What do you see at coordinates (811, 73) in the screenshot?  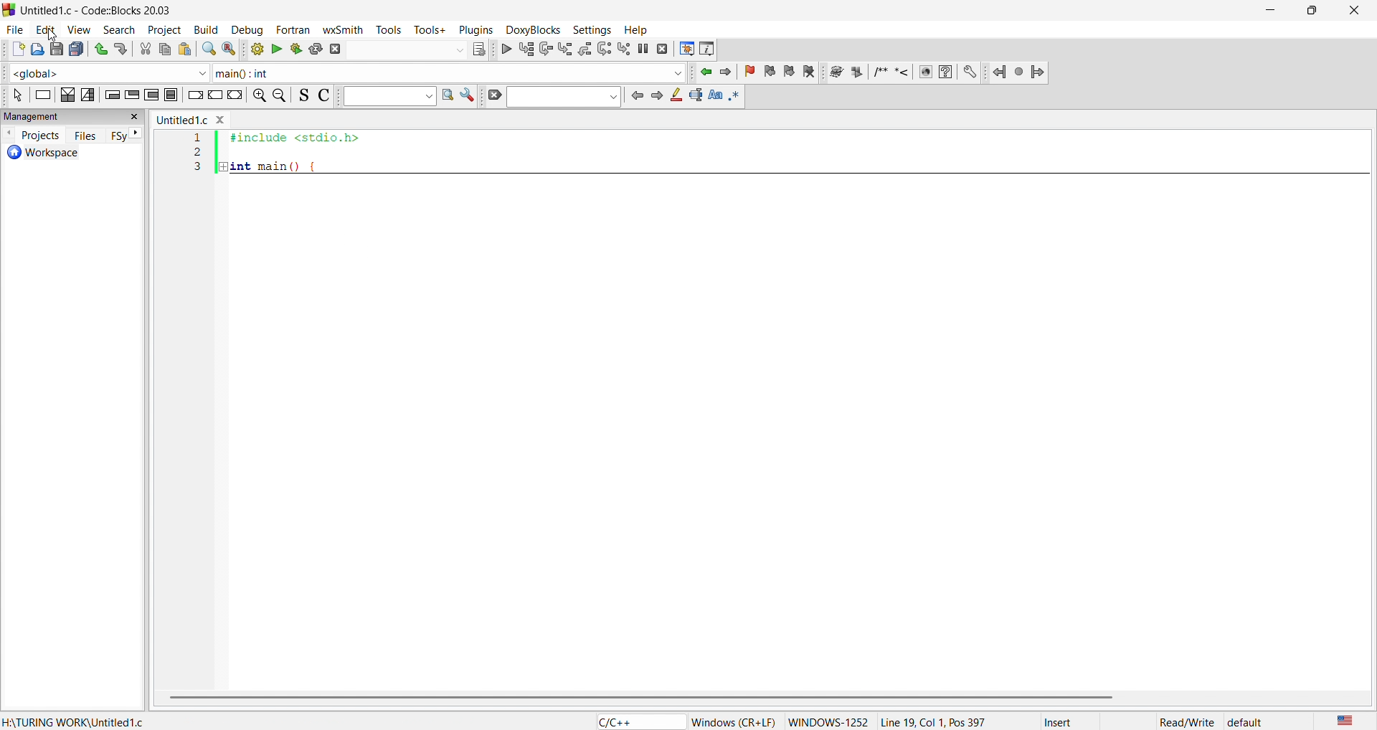 I see `clear bookmart` at bounding box center [811, 73].